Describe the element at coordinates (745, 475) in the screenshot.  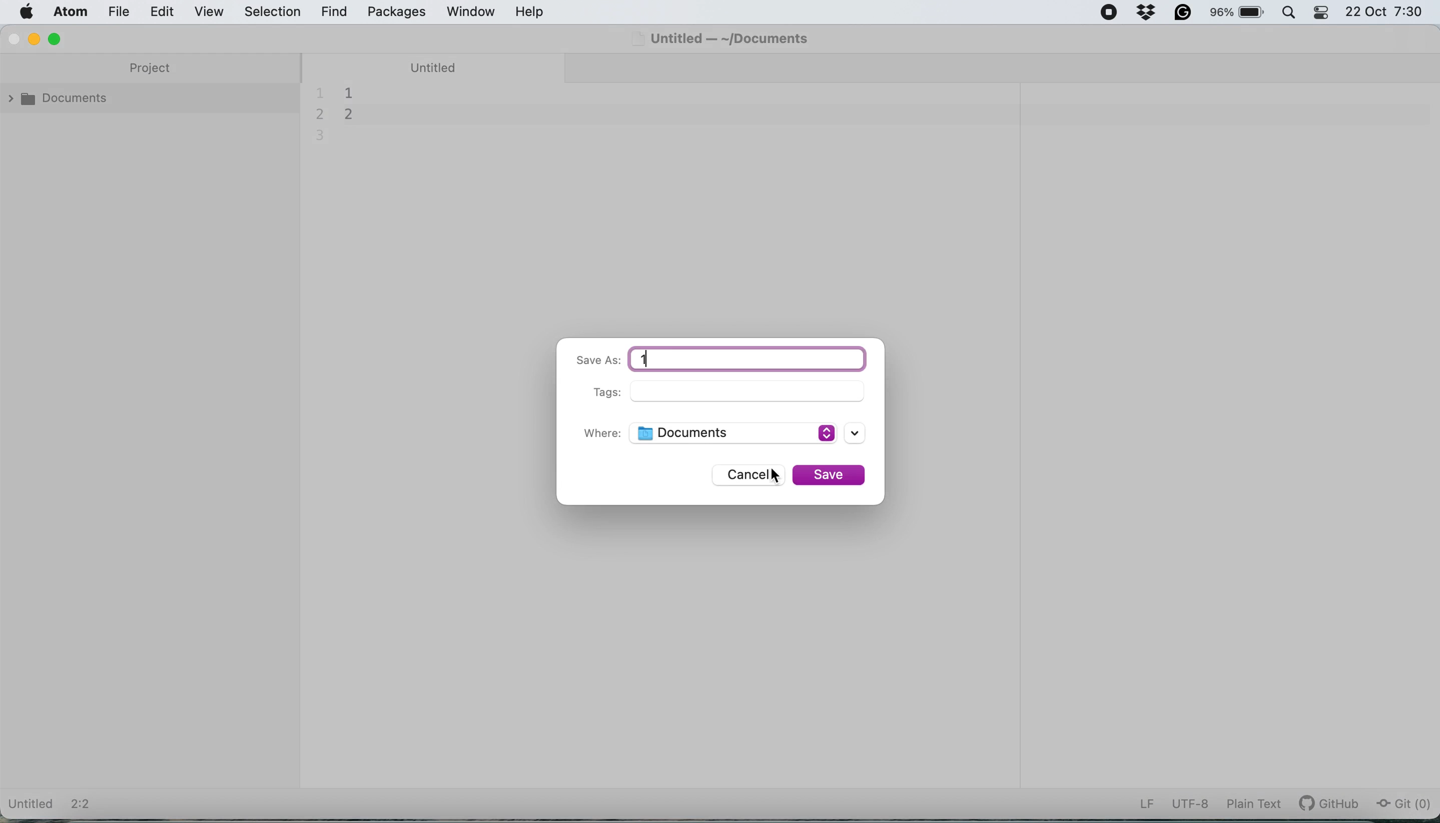
I see `cancel` at that location.